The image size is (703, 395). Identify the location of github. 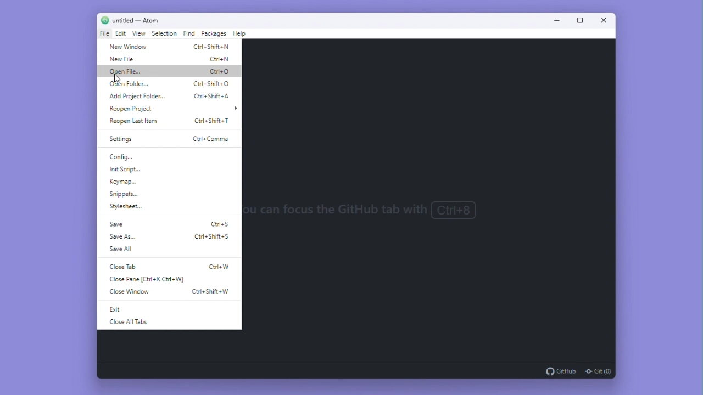
(561, 371).